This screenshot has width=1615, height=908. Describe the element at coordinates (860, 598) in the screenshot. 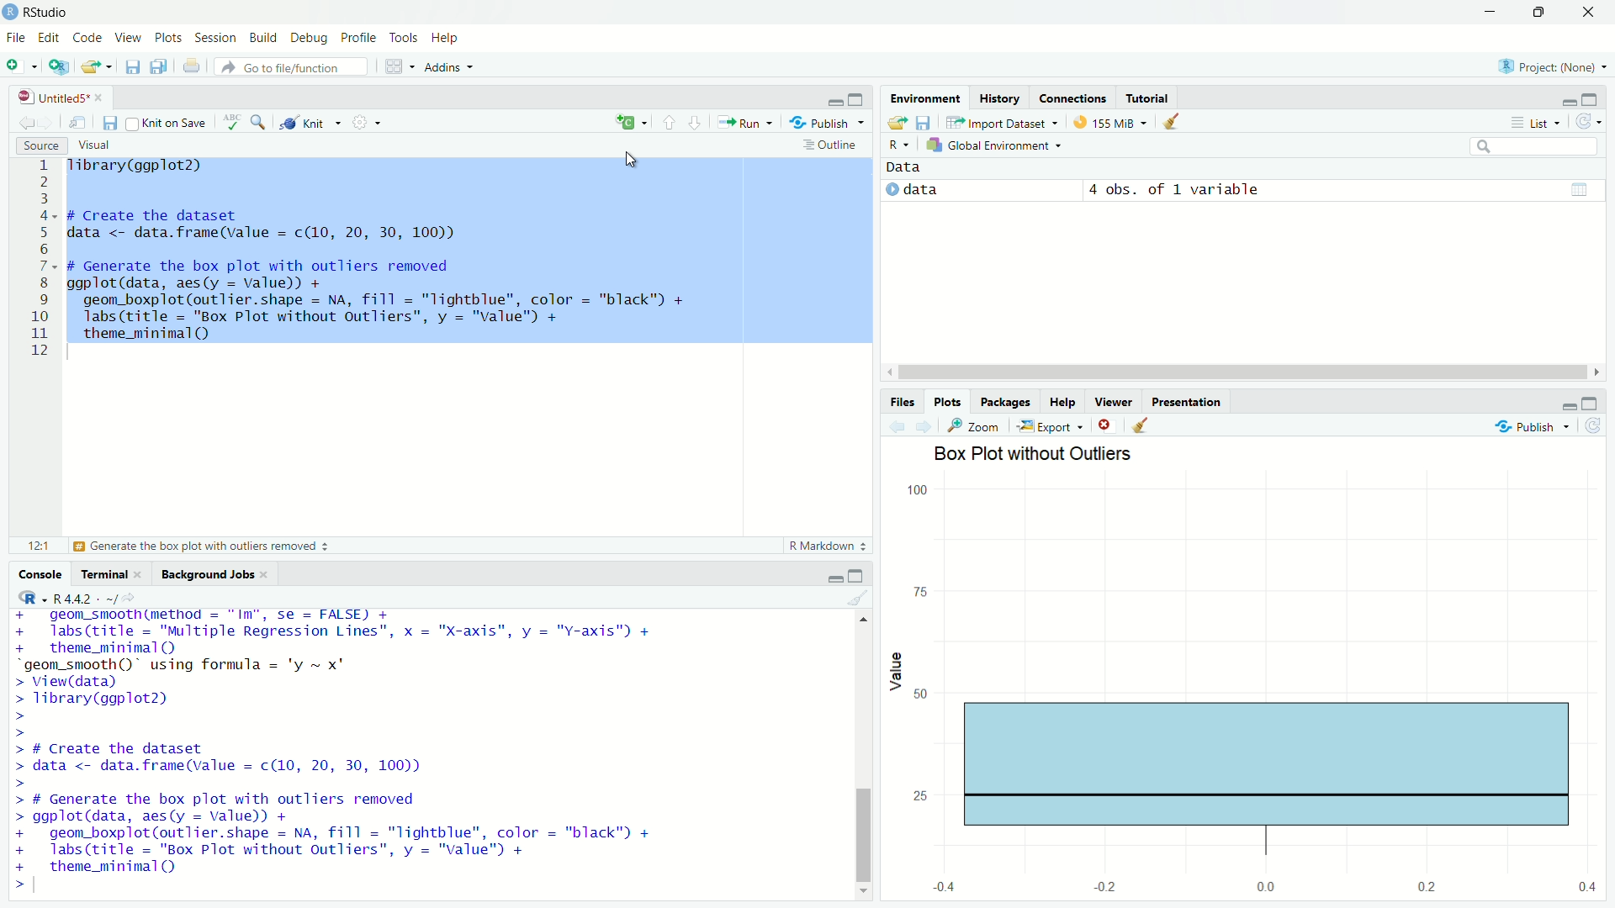

I see `clear` at that location.